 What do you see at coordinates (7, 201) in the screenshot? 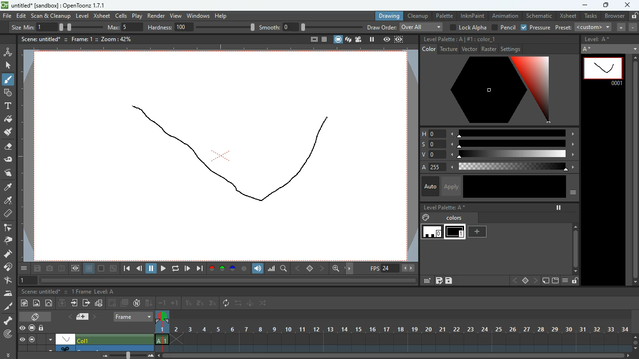
I see `paint` at bounding box center [7, 201].